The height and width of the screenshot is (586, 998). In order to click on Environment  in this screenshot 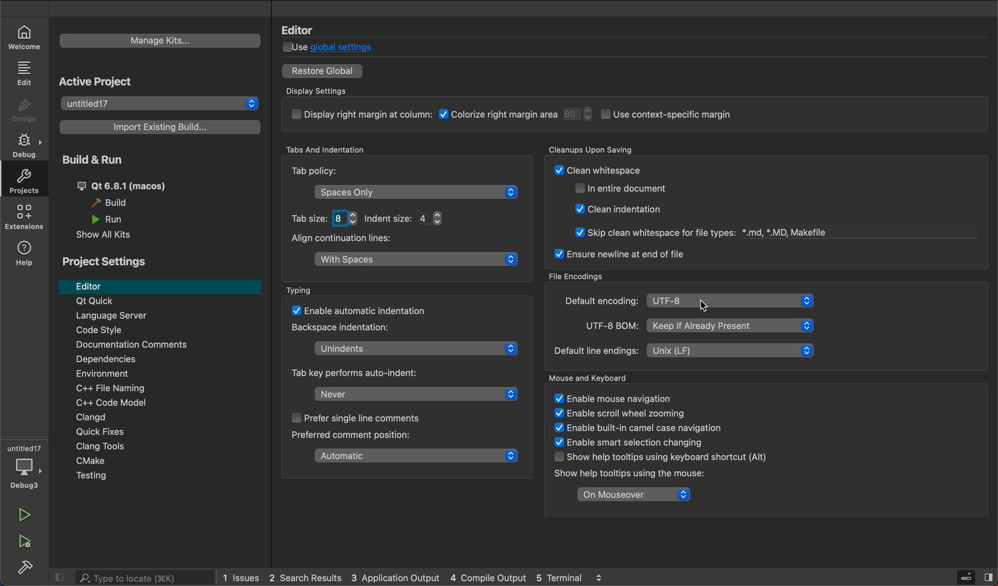, I will do `click(156, 374)`.